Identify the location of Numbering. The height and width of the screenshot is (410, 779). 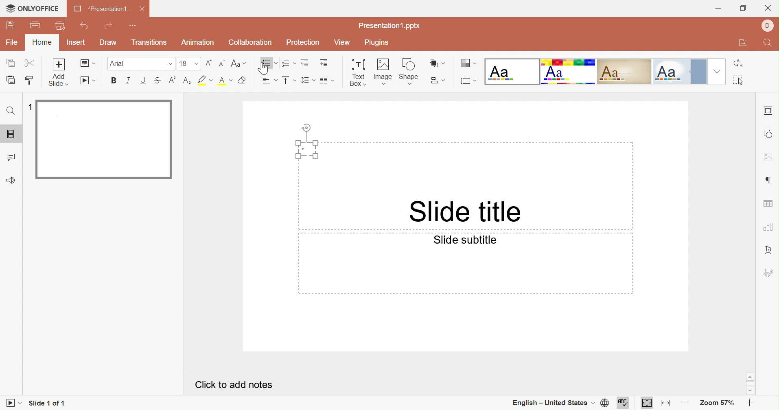
(285, 63).